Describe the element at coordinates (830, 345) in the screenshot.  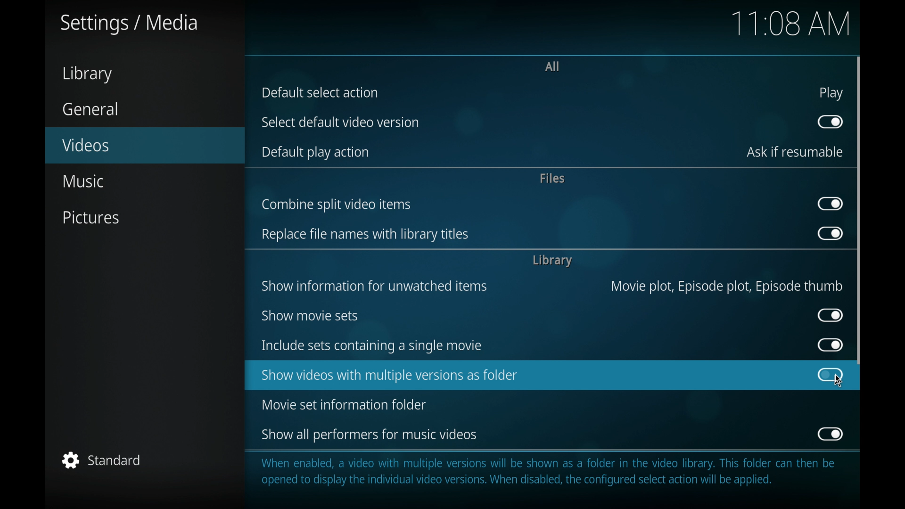
I see `toggle button` at that location.